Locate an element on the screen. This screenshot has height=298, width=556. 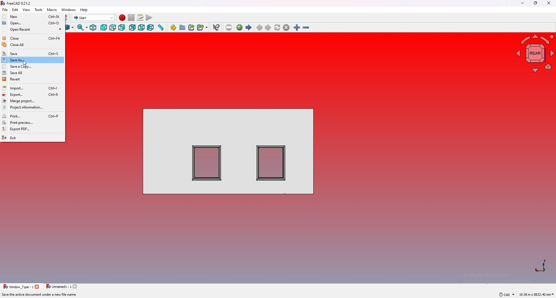
FreeCAD 0.21.2 is located at coordinates (17, 3).